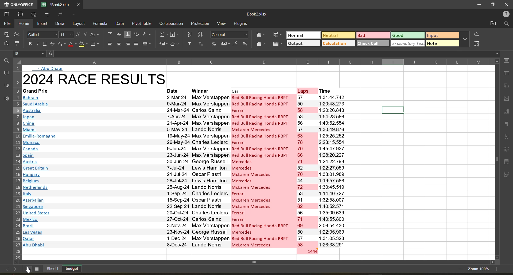 This screenshot has height=275, width=513. Describe the element at coordinates (495, 61) in the screenshot. I see `scroll up` at that location.